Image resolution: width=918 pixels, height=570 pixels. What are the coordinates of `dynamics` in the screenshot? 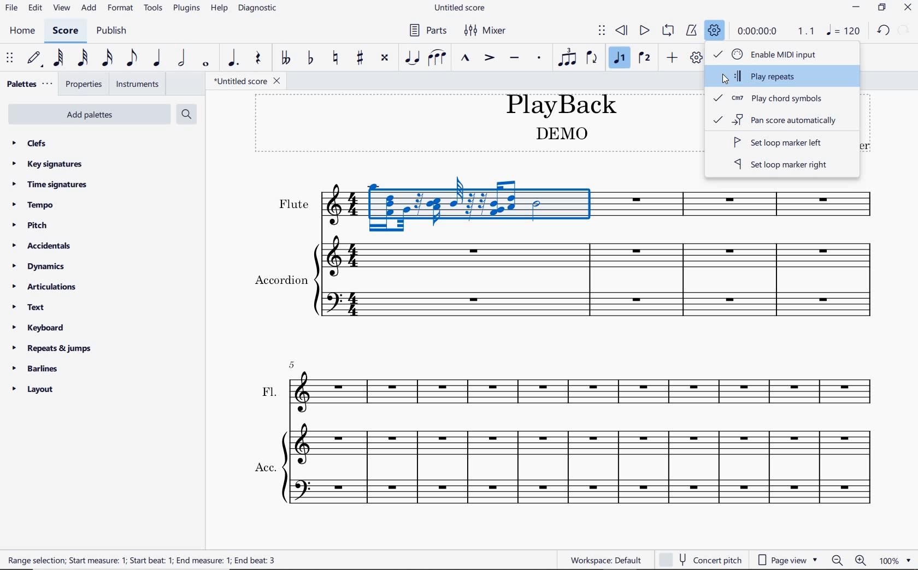 It's located at (39, 268).